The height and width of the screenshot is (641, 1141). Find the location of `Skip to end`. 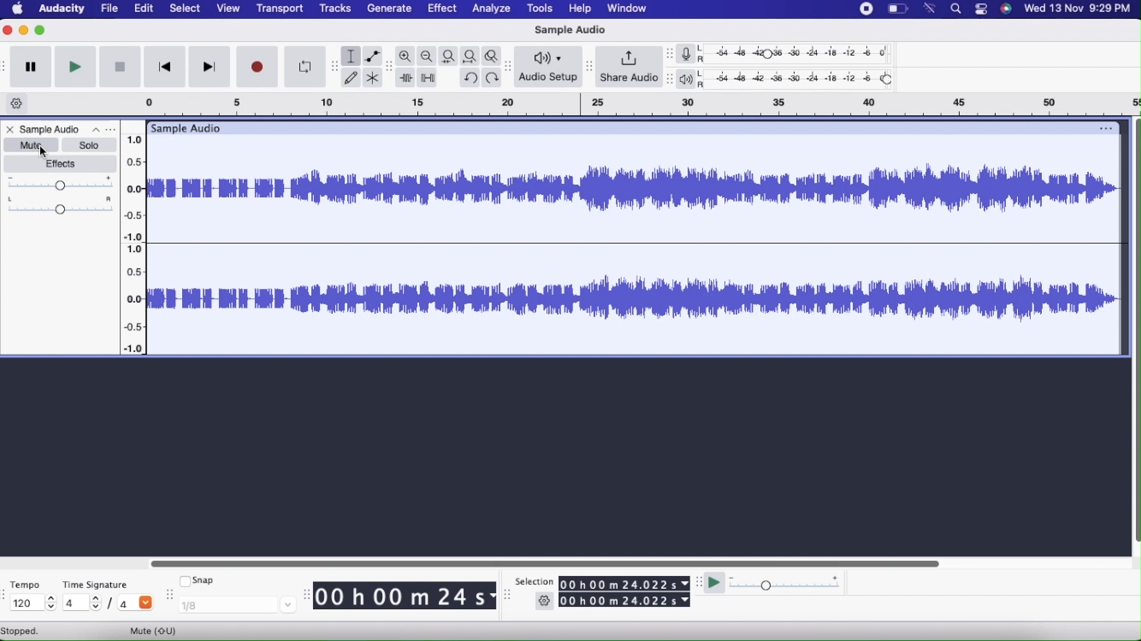

Skip to end is located at coordinates (209, 67).